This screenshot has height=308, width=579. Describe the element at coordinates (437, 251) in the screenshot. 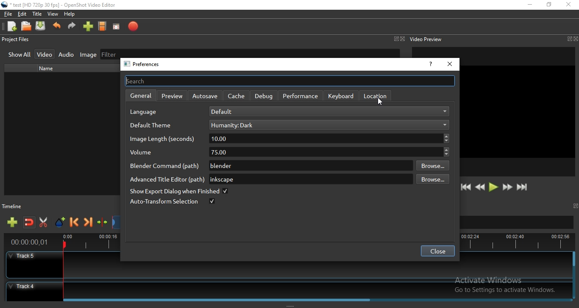

I see `close` at that location.